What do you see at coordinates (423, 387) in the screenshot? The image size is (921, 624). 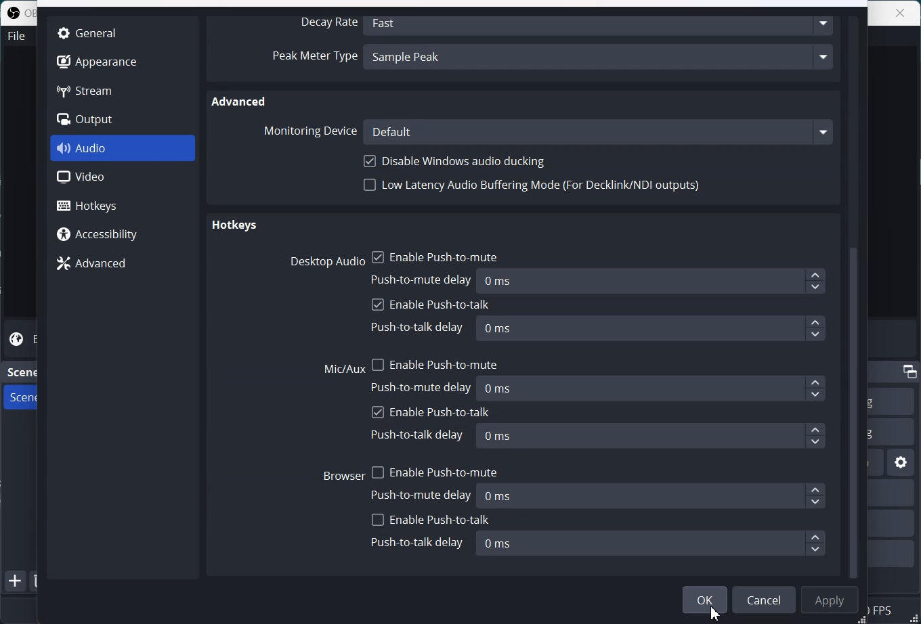 I see `Push-to-mute` at bounding box center [423, 387].